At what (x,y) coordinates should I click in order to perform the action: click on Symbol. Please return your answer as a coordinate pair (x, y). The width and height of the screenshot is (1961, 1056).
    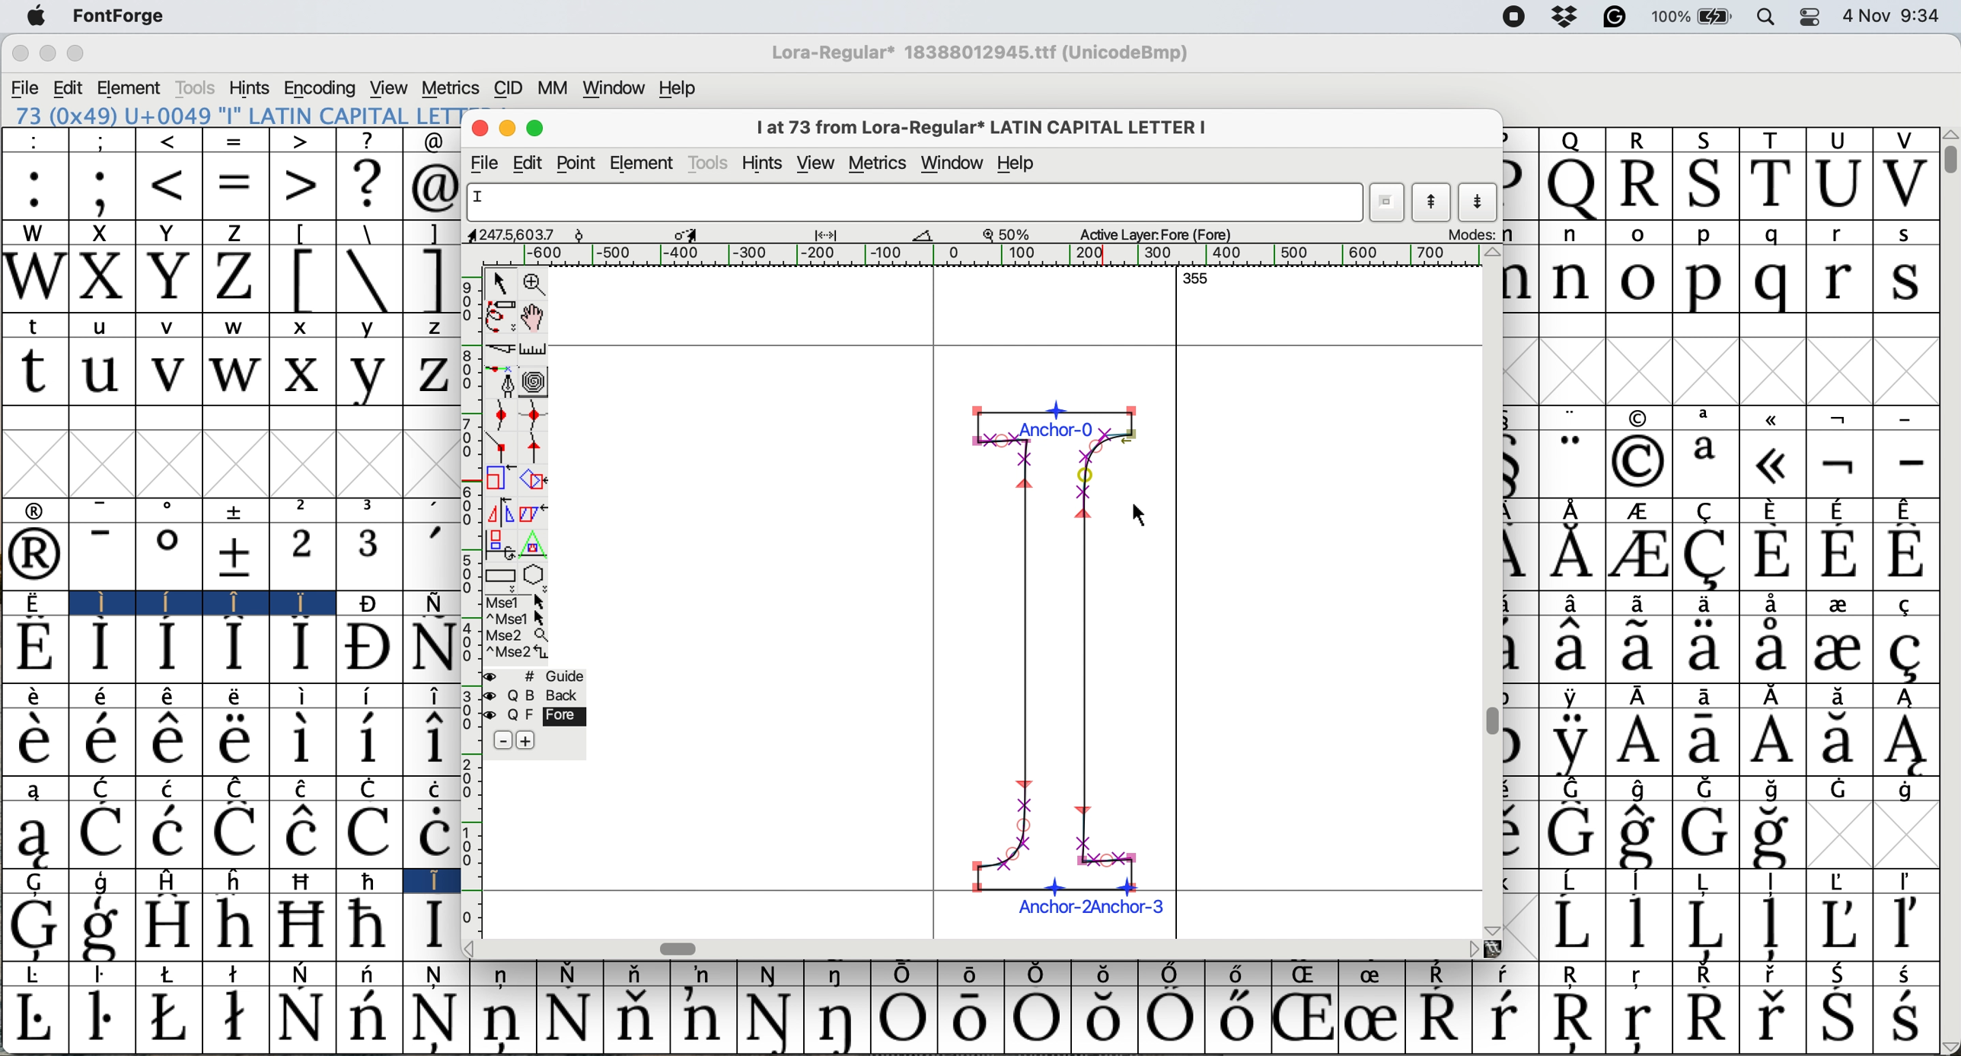
    Looking at the image, I should click on (431, 833).